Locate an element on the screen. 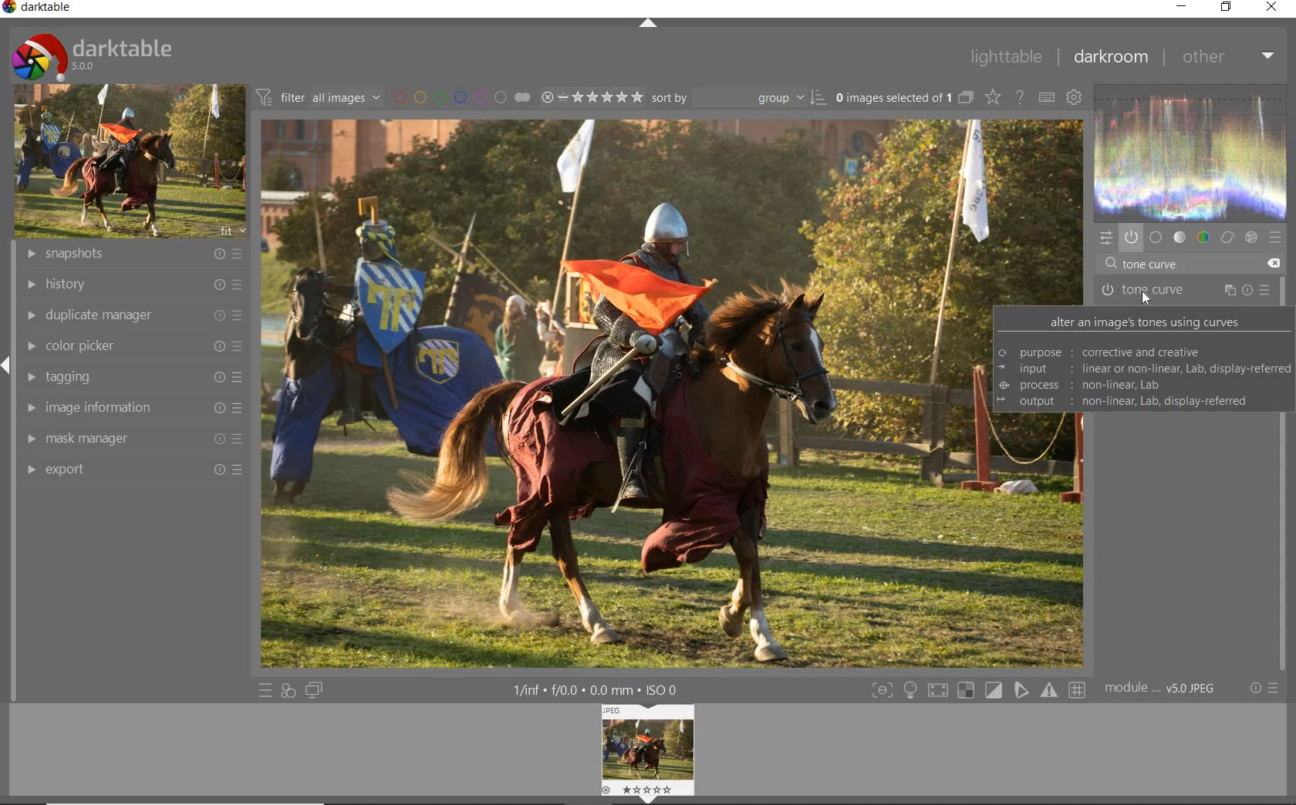 The image size is (1296, 805). correct is located at coordinates (1227, 237).